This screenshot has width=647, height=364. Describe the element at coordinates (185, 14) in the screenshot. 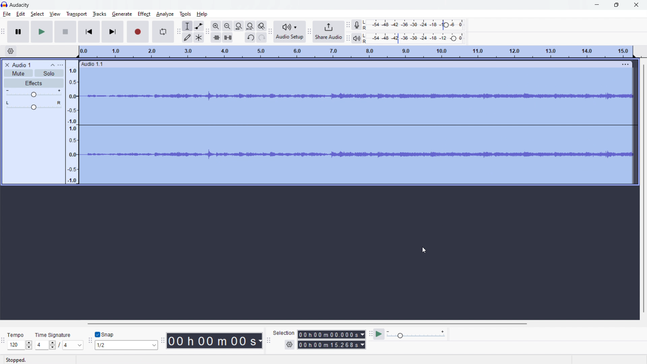

I see `tools` at that location.